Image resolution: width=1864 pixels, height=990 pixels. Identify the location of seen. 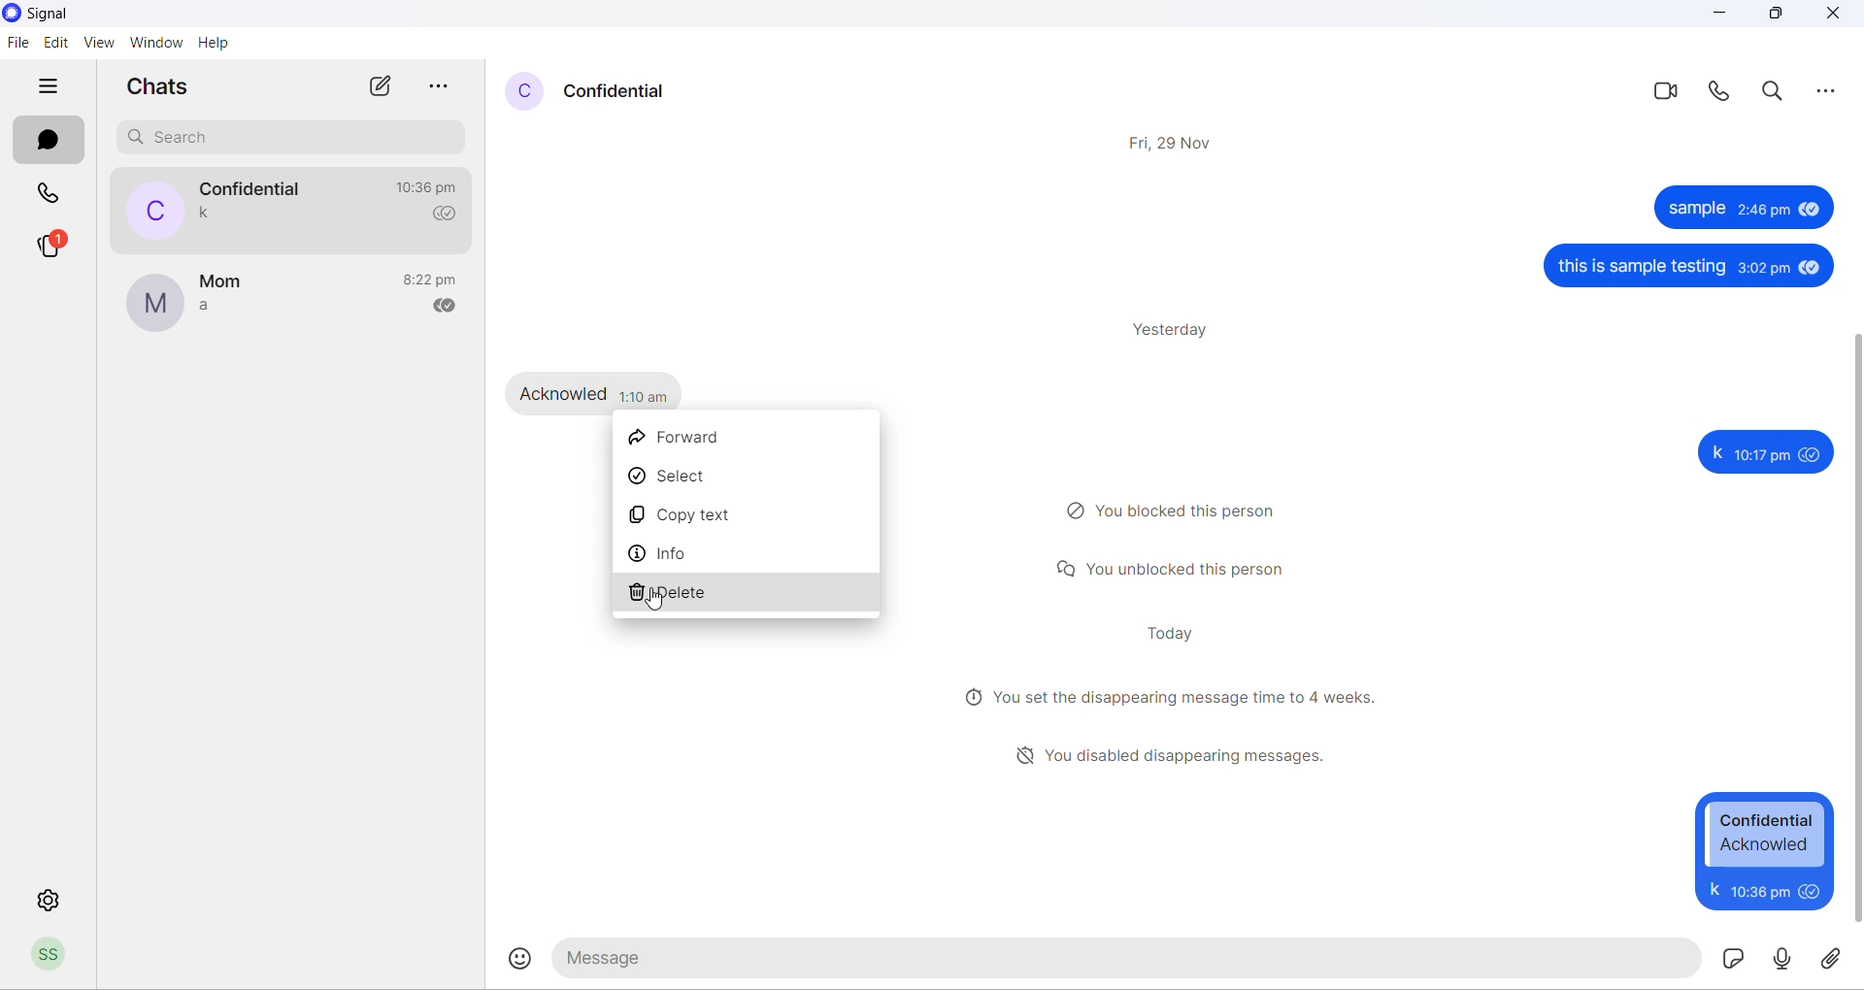
(1807, 207).